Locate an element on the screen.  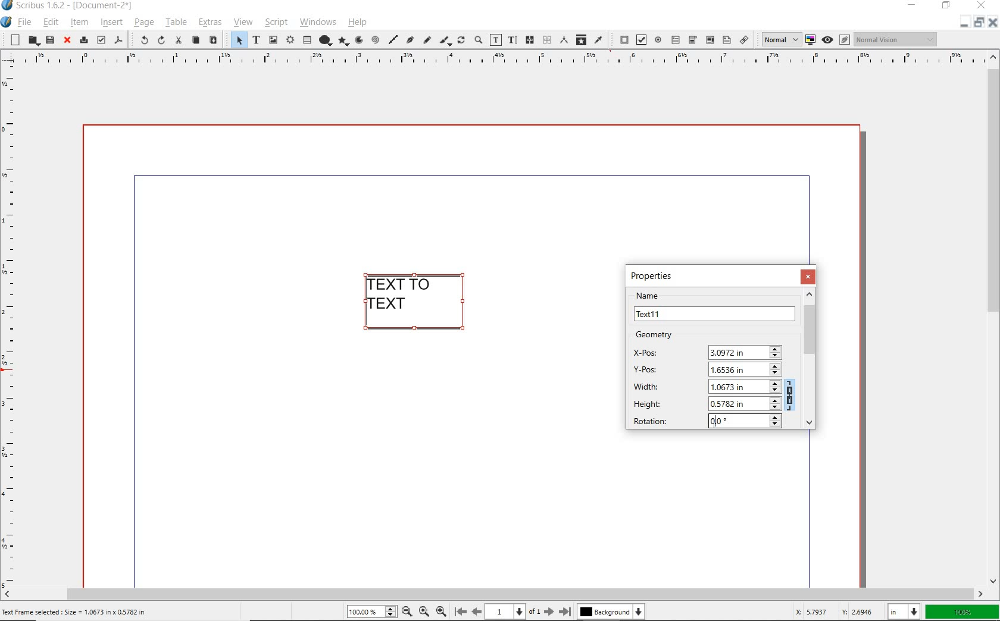
pdf check box is located at coordinates (642, 39).